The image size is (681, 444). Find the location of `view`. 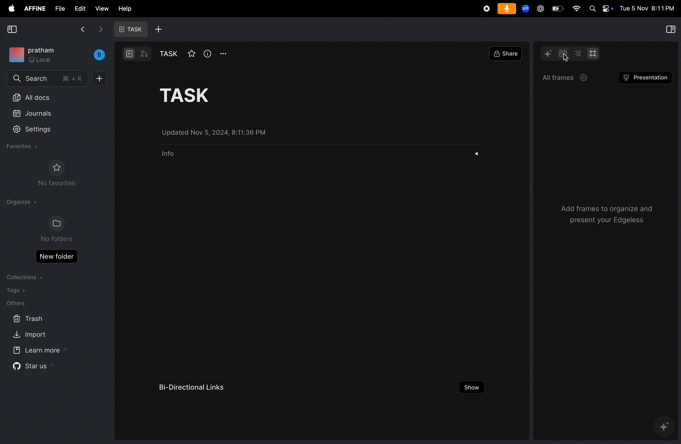

view is located at coordinates (100, 8).